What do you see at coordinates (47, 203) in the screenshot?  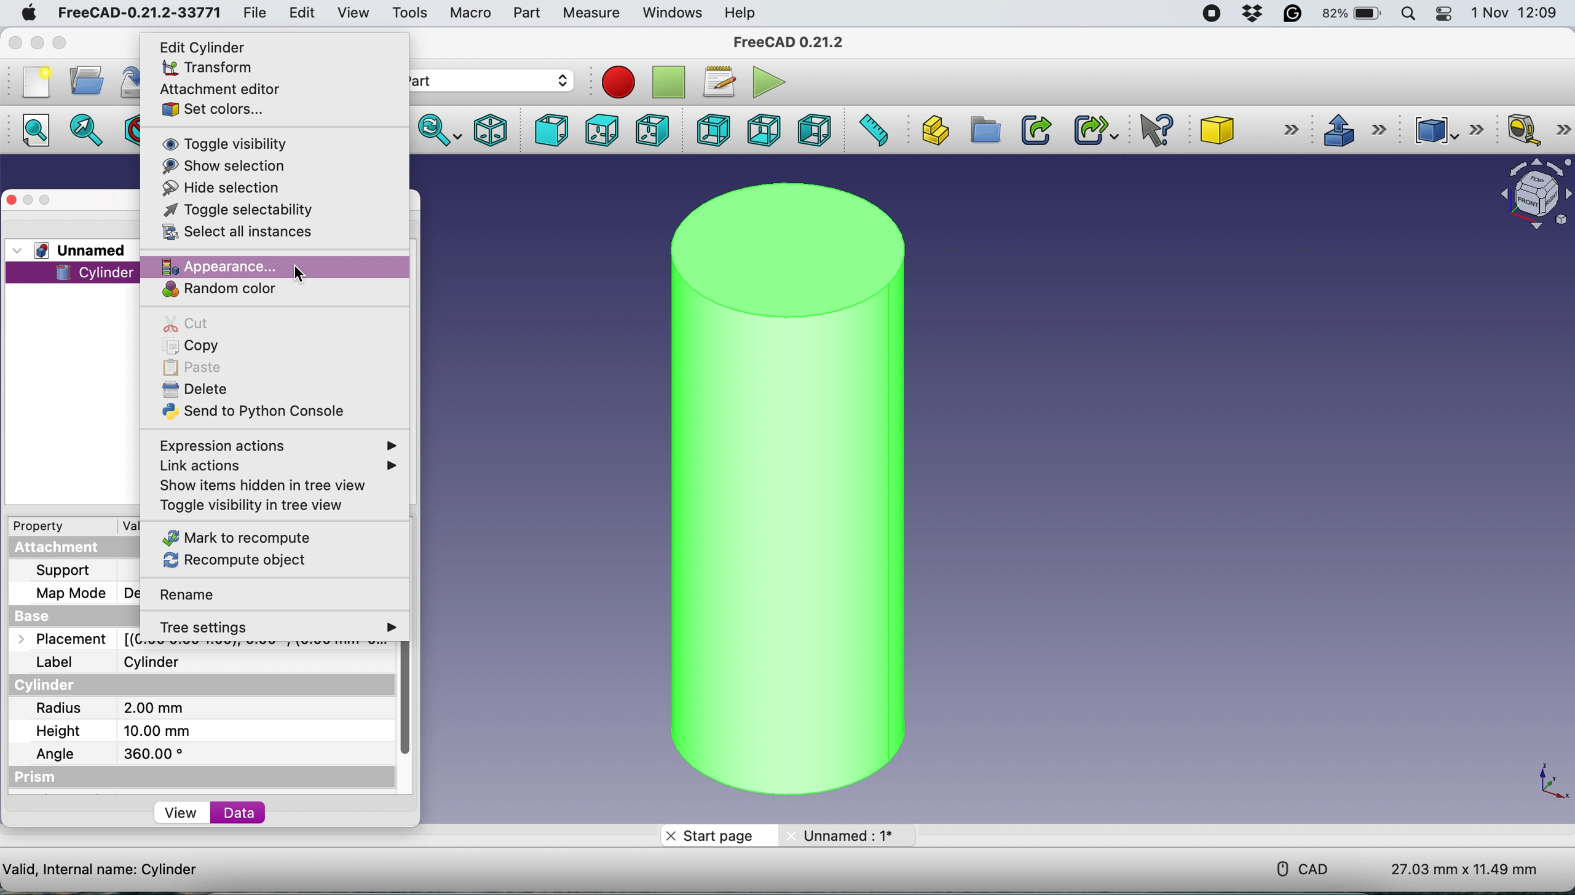 I see `maximise` at bounding box center [47, 203].